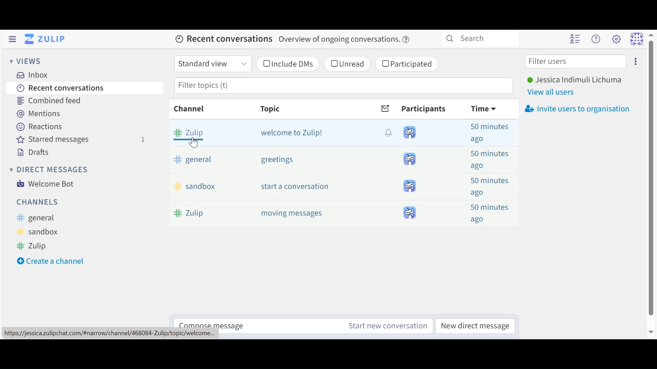 The image size is (657, 369). Describe the element at coordinates (25, 61) in the screenshot. I see `Views` at that location.